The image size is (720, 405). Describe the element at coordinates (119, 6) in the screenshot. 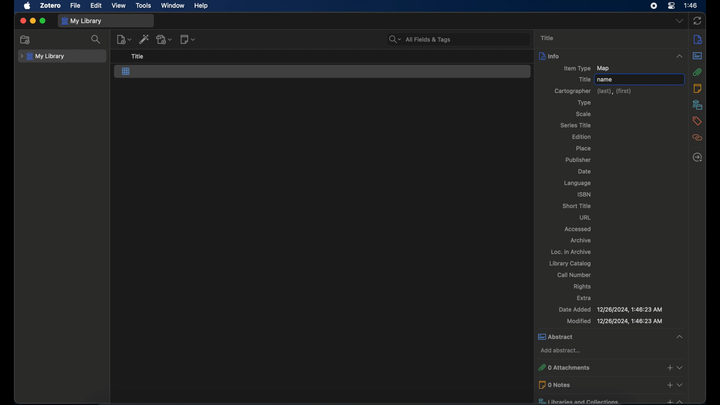

I see `view` at that location.